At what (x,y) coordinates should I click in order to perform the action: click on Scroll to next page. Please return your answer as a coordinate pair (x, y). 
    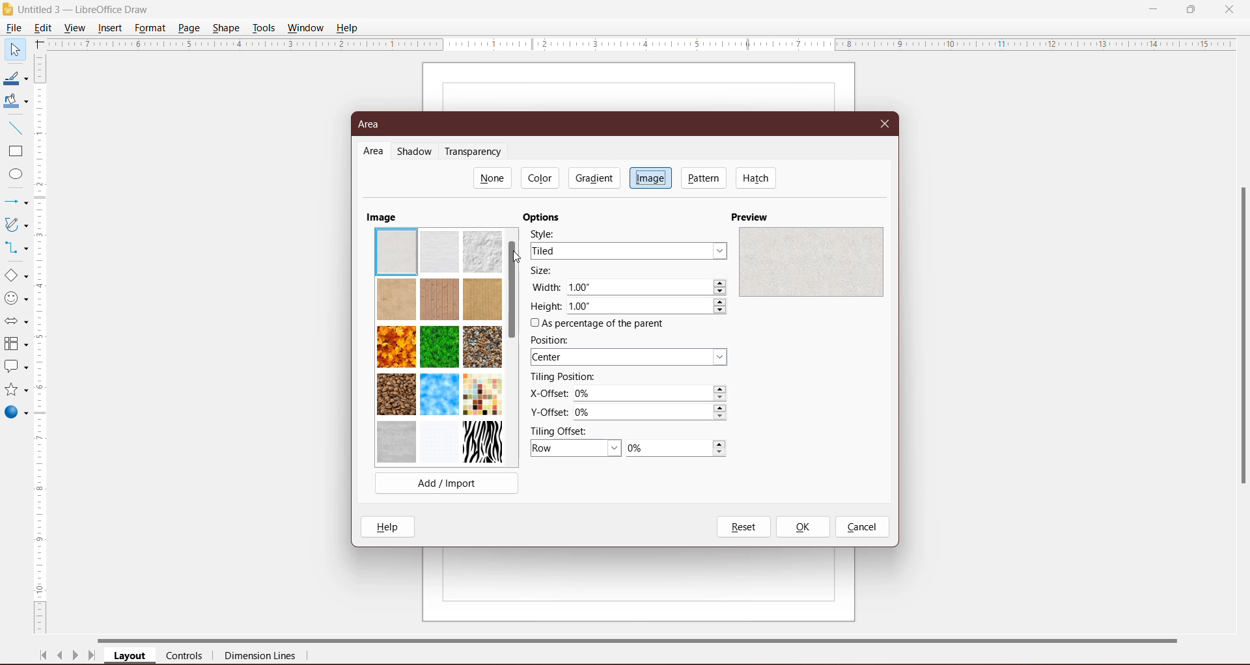
    Looking at the image, I should click on (76, 657).